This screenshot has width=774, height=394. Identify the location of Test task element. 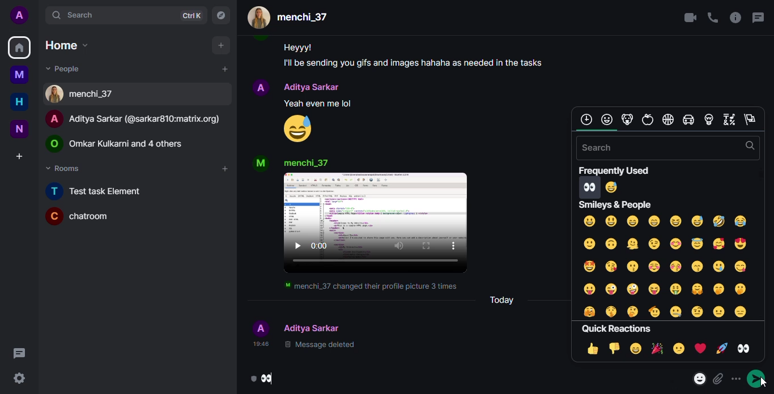
(101, 191).